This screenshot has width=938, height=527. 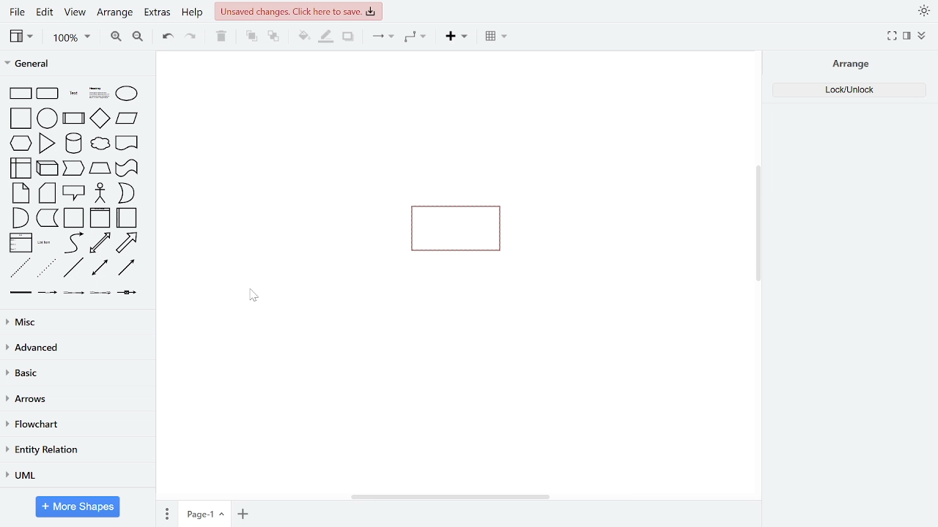 What do you see at coordinates (73, 218) in the screenshot?
I see `container` at bounding box center [73, 218].